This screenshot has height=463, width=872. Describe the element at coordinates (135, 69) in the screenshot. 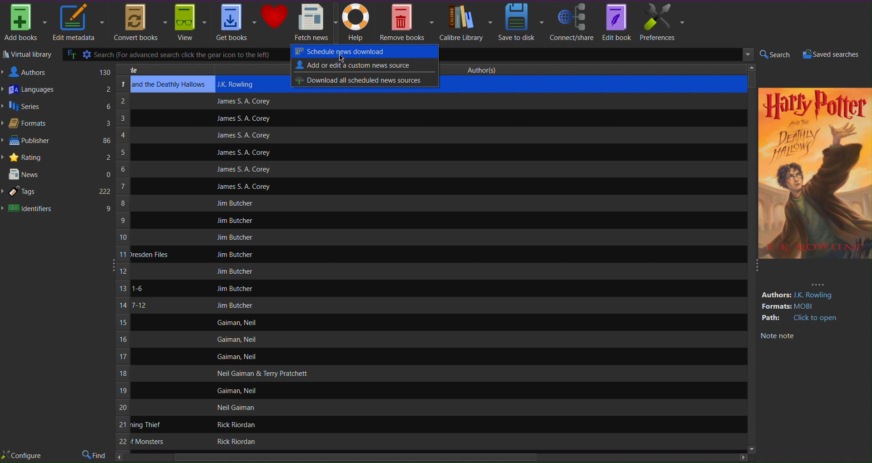

I see `` at that location.